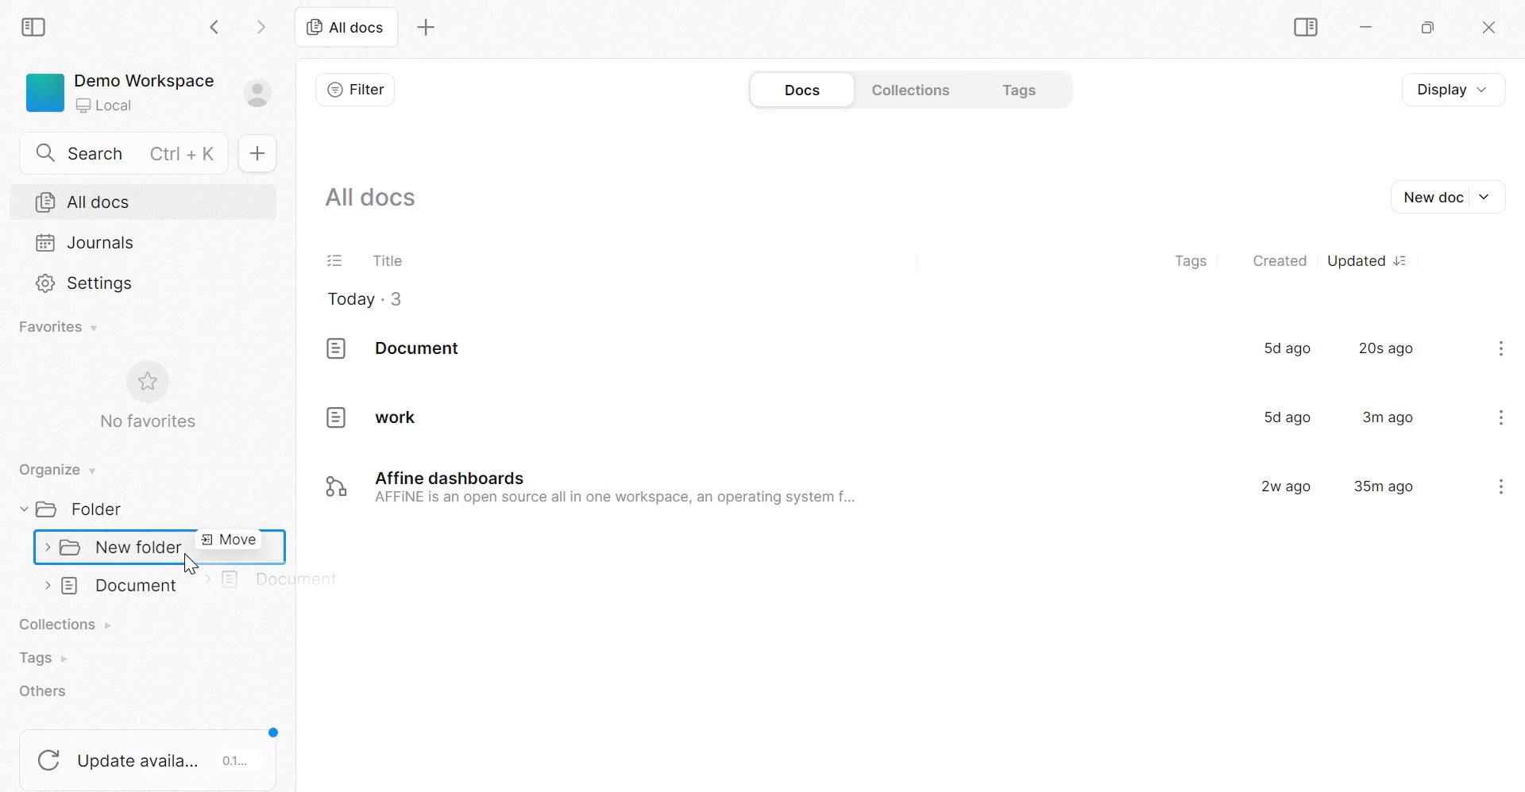 Image resolution: width=1525 pixels, height=792 pixels. Describe the element at coordinates (1284, 416) in the screenshot. I see `5d ago` at that location.